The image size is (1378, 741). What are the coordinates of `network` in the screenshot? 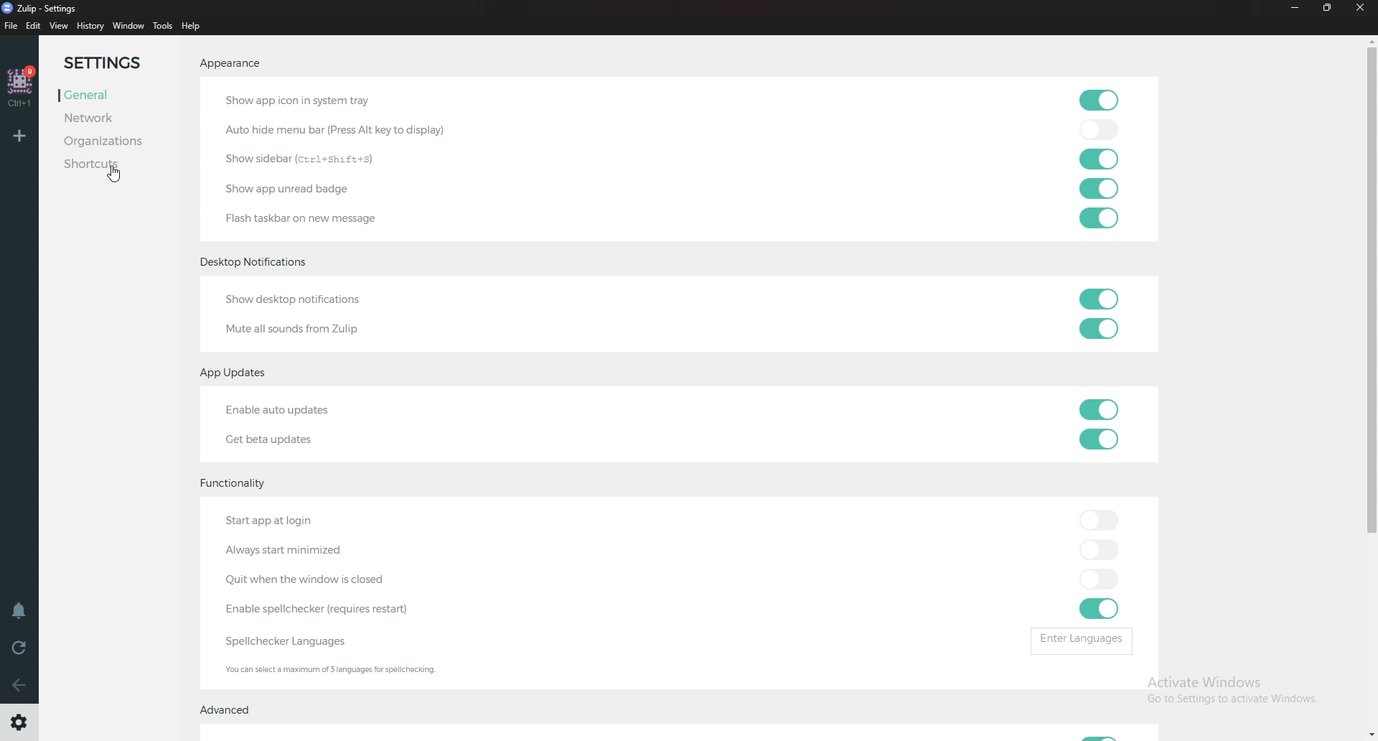 It's located at (111, 117).